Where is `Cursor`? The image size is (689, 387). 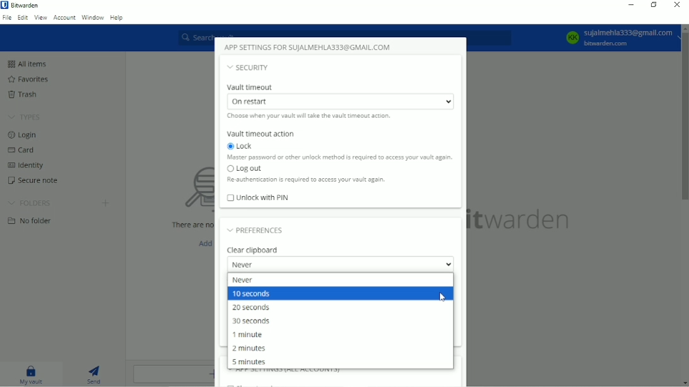 Cursor is located at coordinates (442, 297).